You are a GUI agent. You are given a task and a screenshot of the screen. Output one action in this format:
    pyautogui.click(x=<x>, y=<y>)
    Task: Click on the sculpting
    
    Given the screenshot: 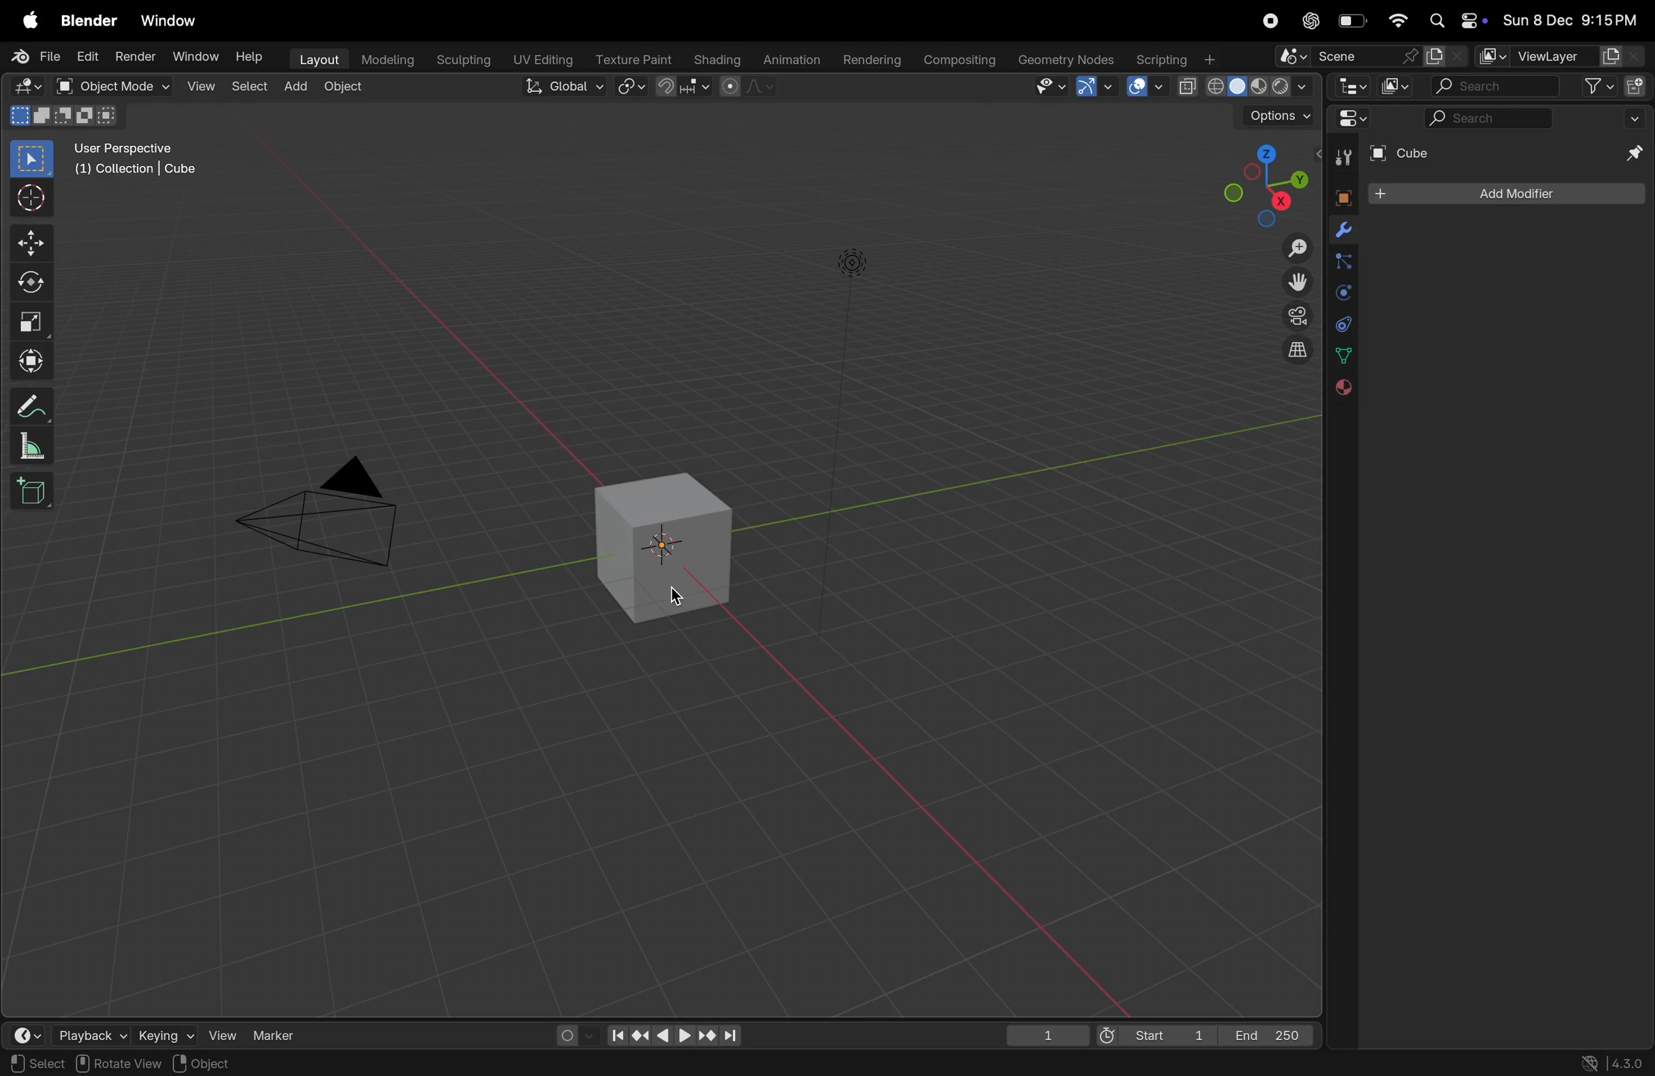 What is the action you would take?
    pyautogui.click(x=464, y=58)
    